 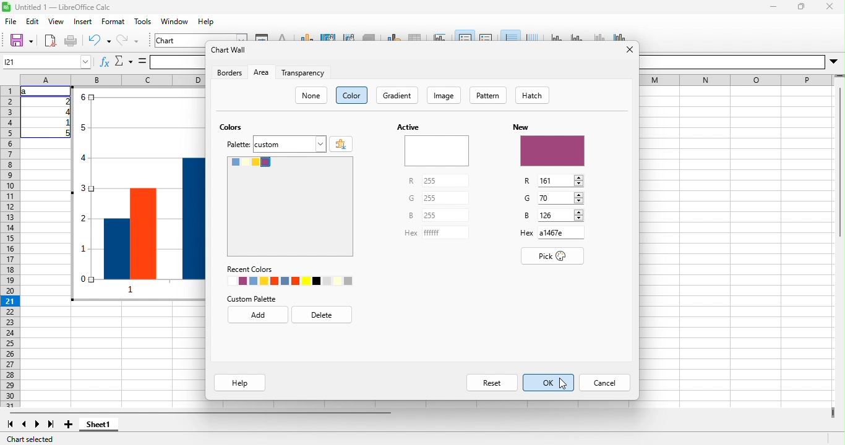 I want to click on chart selected, so click(x=30, y=439).